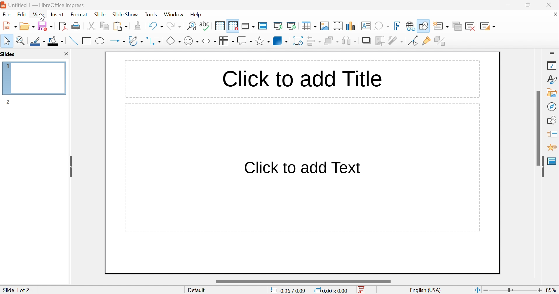 This screenshot has height=294, width=559. I want to click on gallery, so click(553, 93).